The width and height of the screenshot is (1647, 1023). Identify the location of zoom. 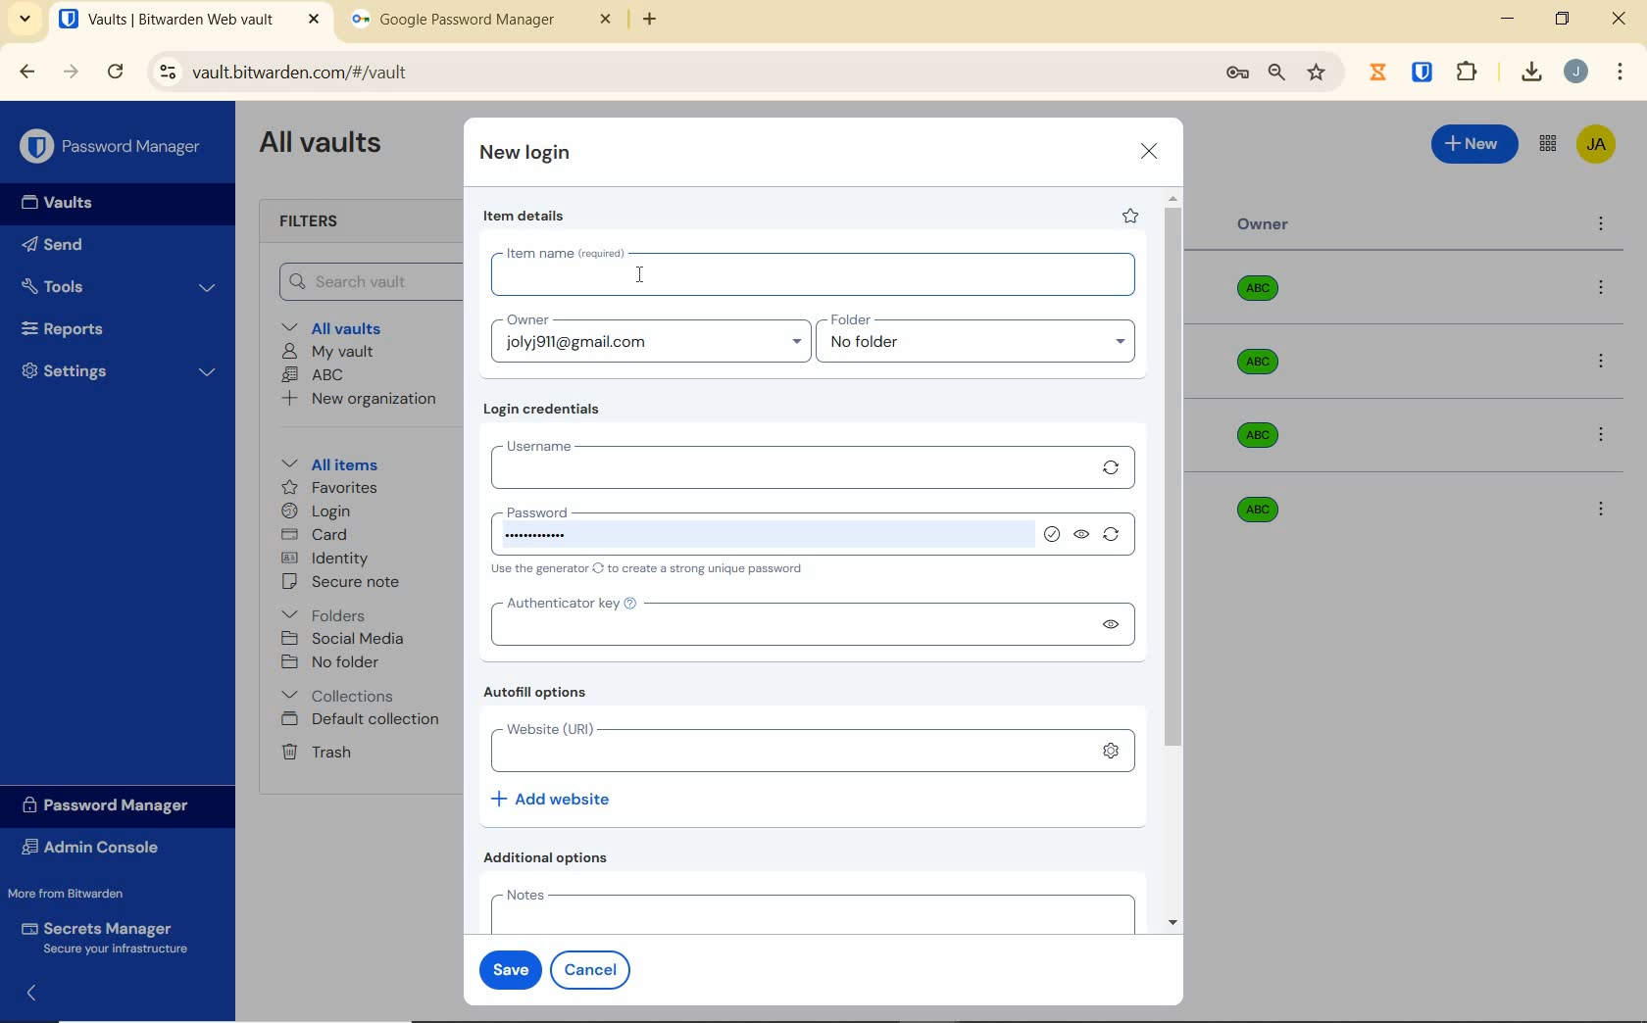
(1275, 73).